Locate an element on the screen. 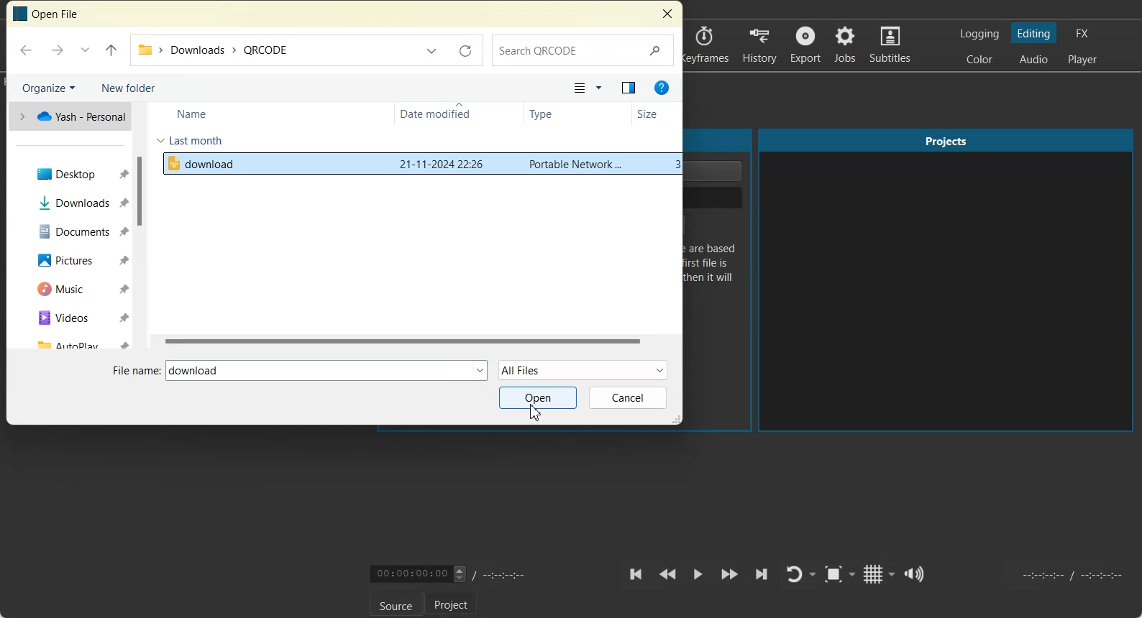 This screenshot has width=1142, height=618. Switch to the Player only layout is located at coordinates (1084, 60).